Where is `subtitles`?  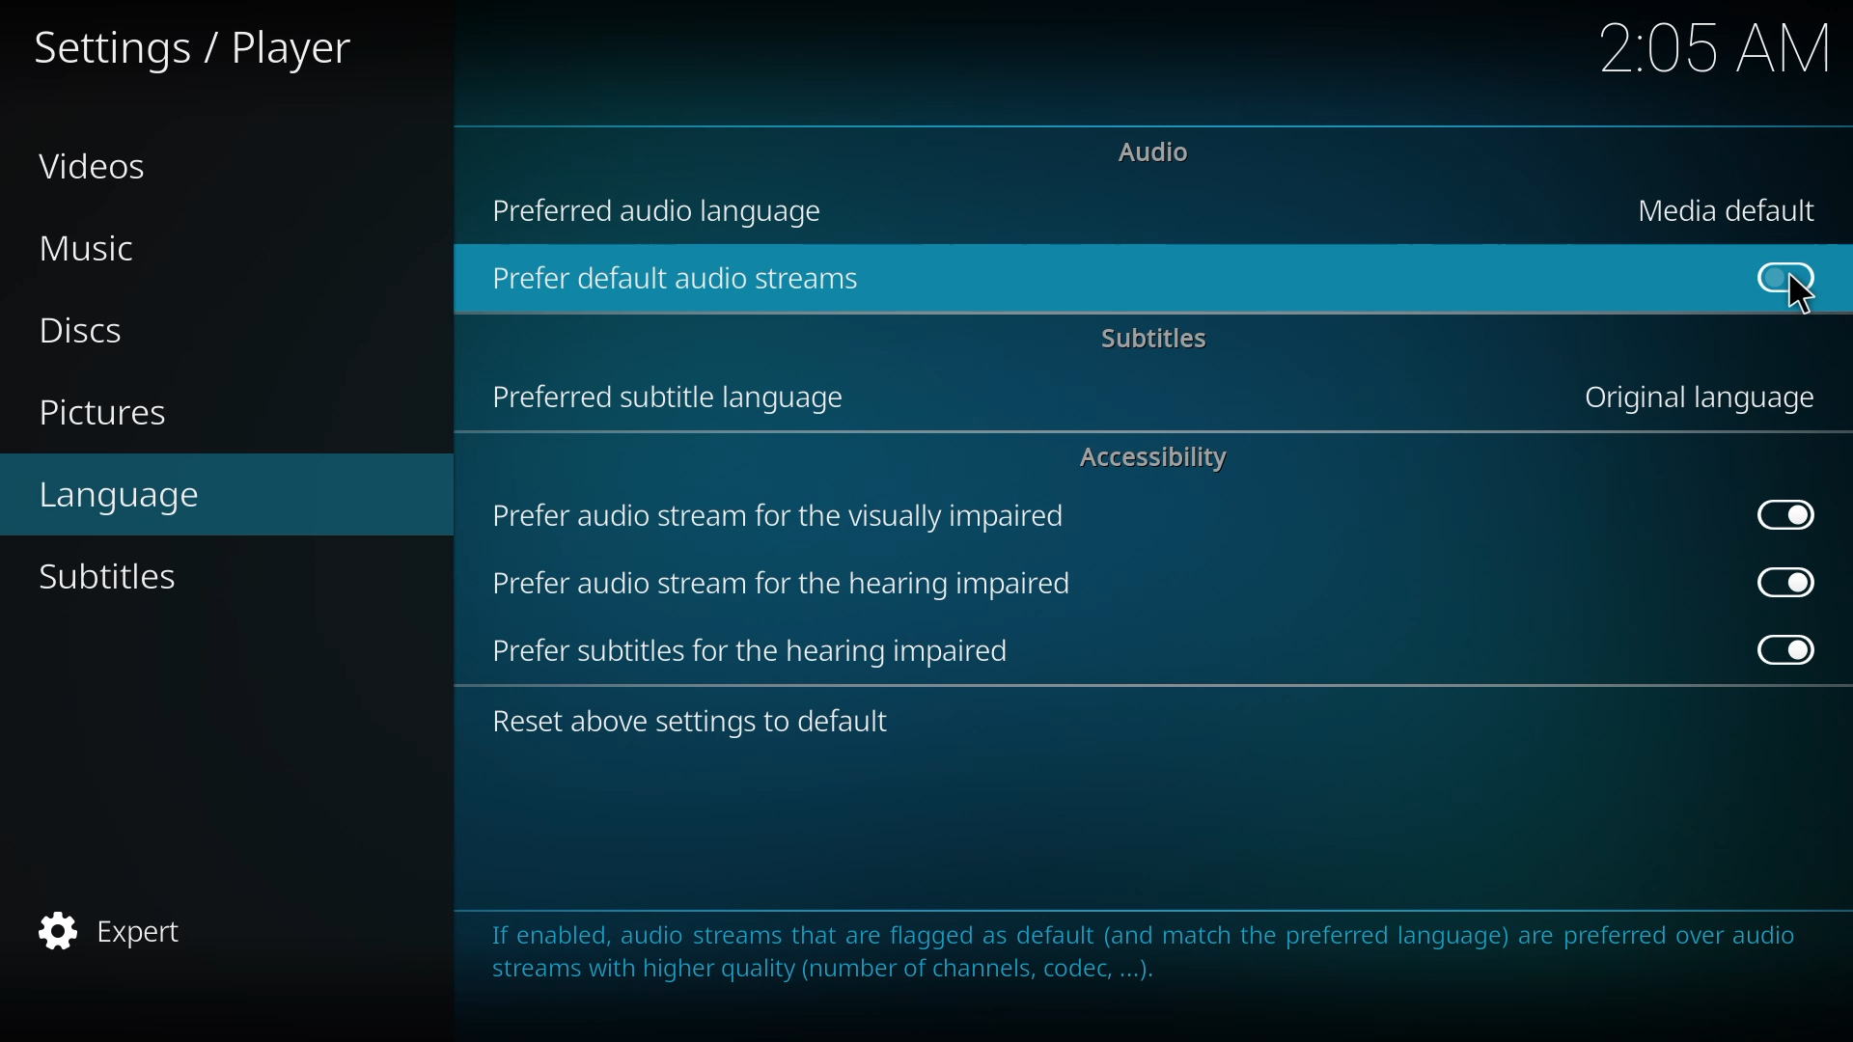
subtitles is located at coordinates (1158, 337).